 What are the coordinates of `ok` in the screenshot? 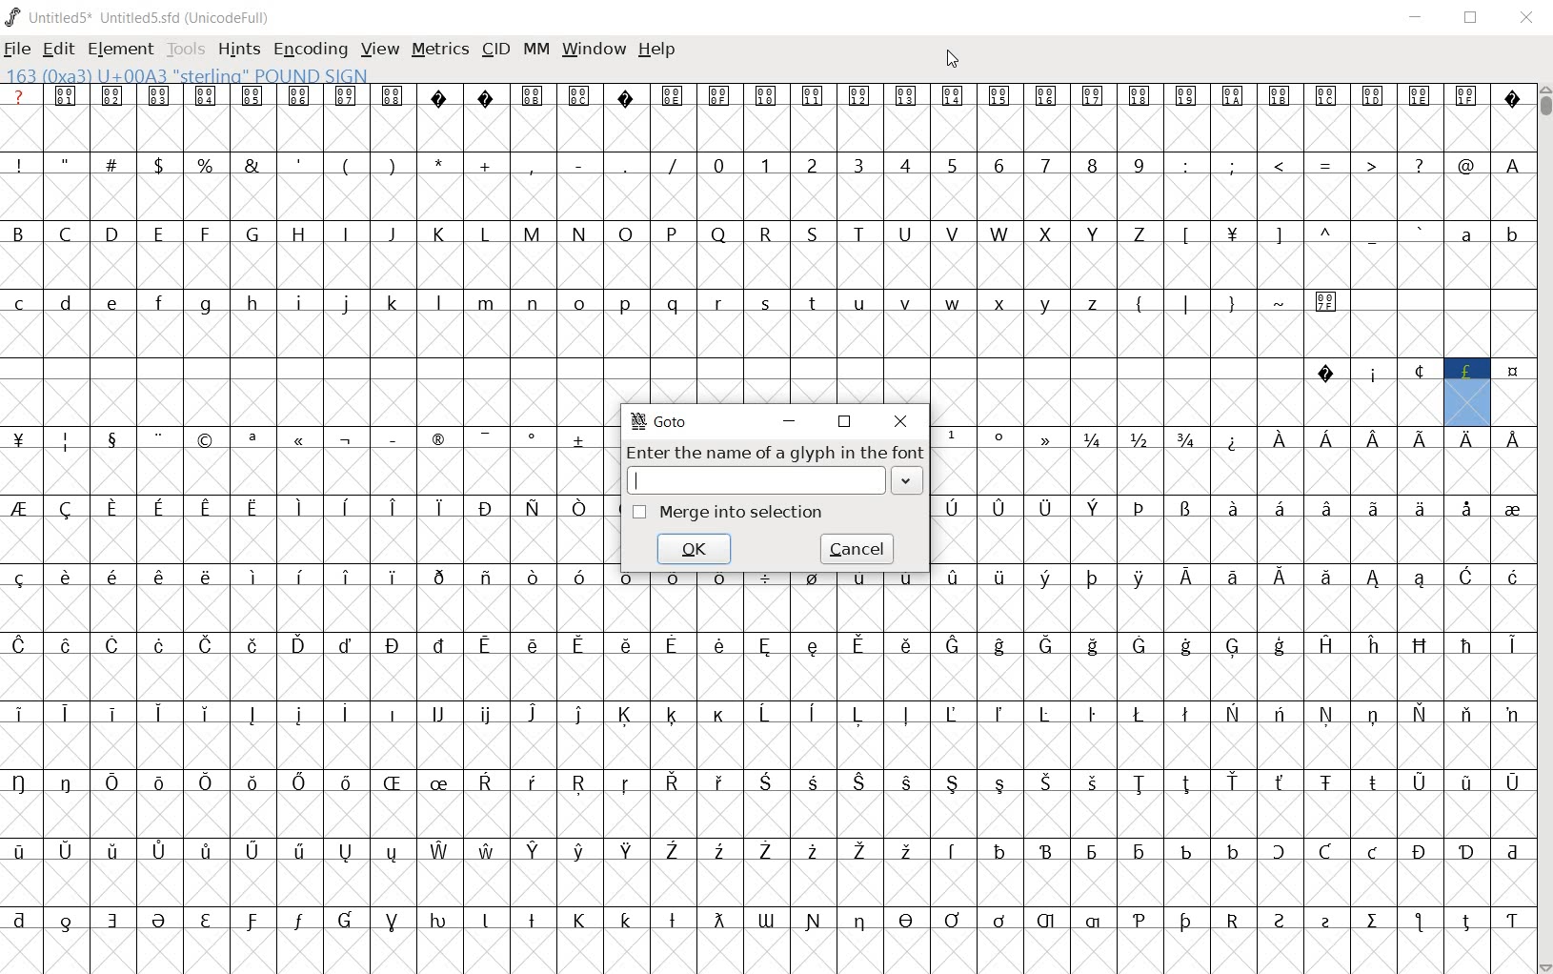 It's located at (695, 548).